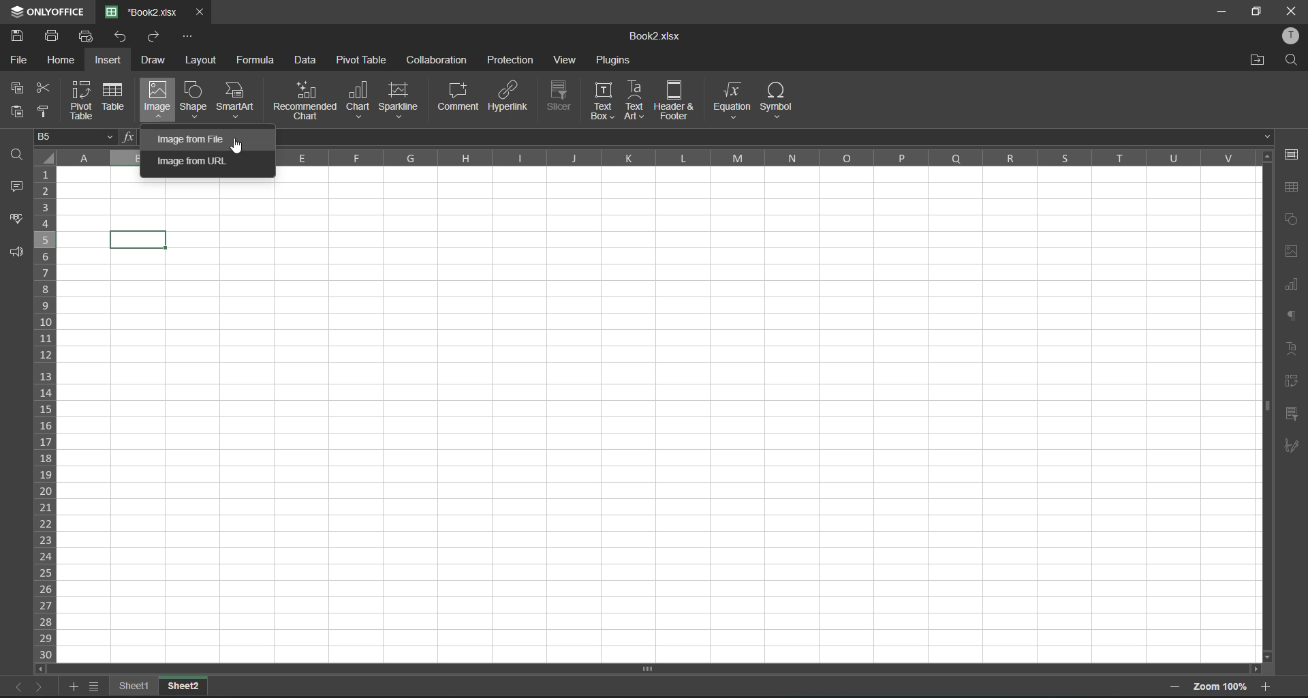  Describe the element at coordinates (17, 110) in the screenshot. I see `paste` at that location.